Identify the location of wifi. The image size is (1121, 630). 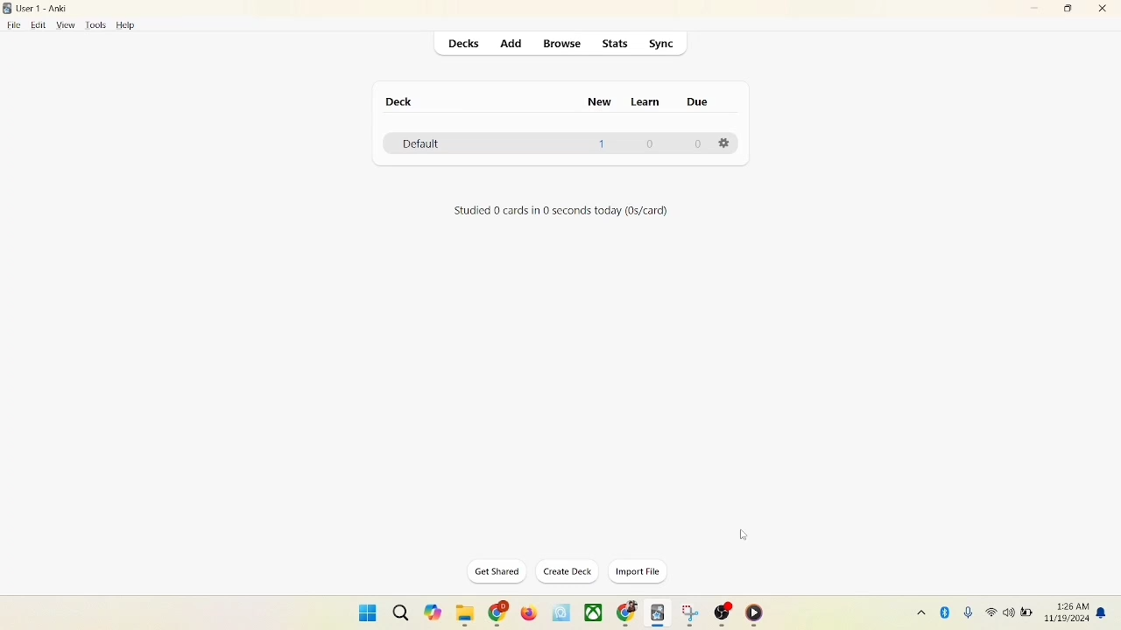
(990, 612).